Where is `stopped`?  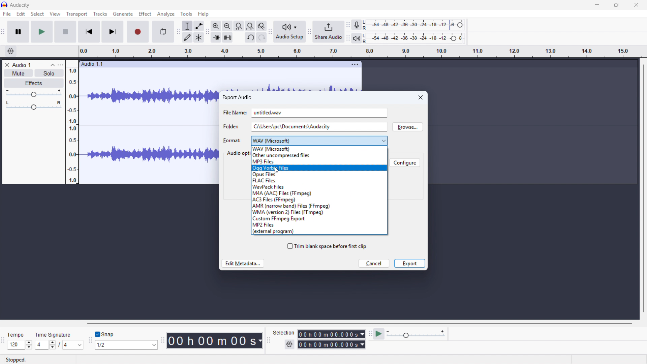
stopped is located at coordinates (19, 359).